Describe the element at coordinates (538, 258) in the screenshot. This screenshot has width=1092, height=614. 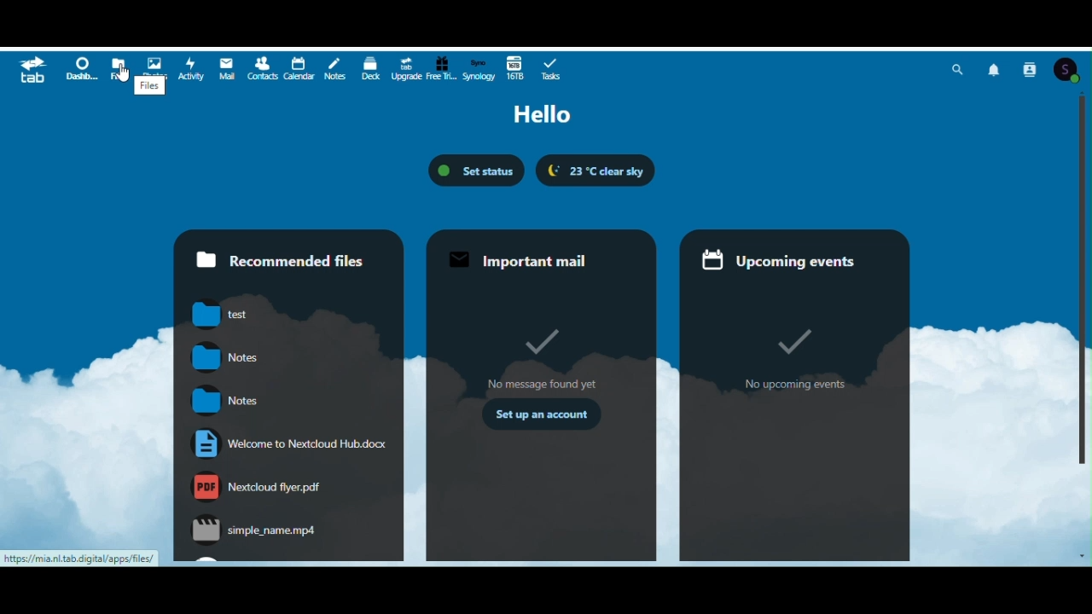
I see `Important mail` at that location.